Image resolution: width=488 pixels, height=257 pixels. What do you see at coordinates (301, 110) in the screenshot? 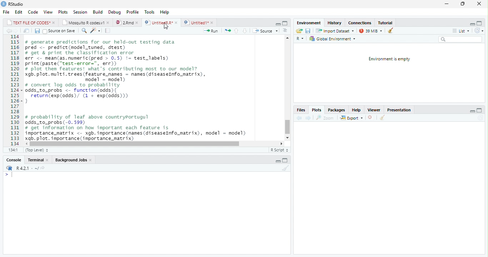
I see `Files` at bounding box center [301, 110].